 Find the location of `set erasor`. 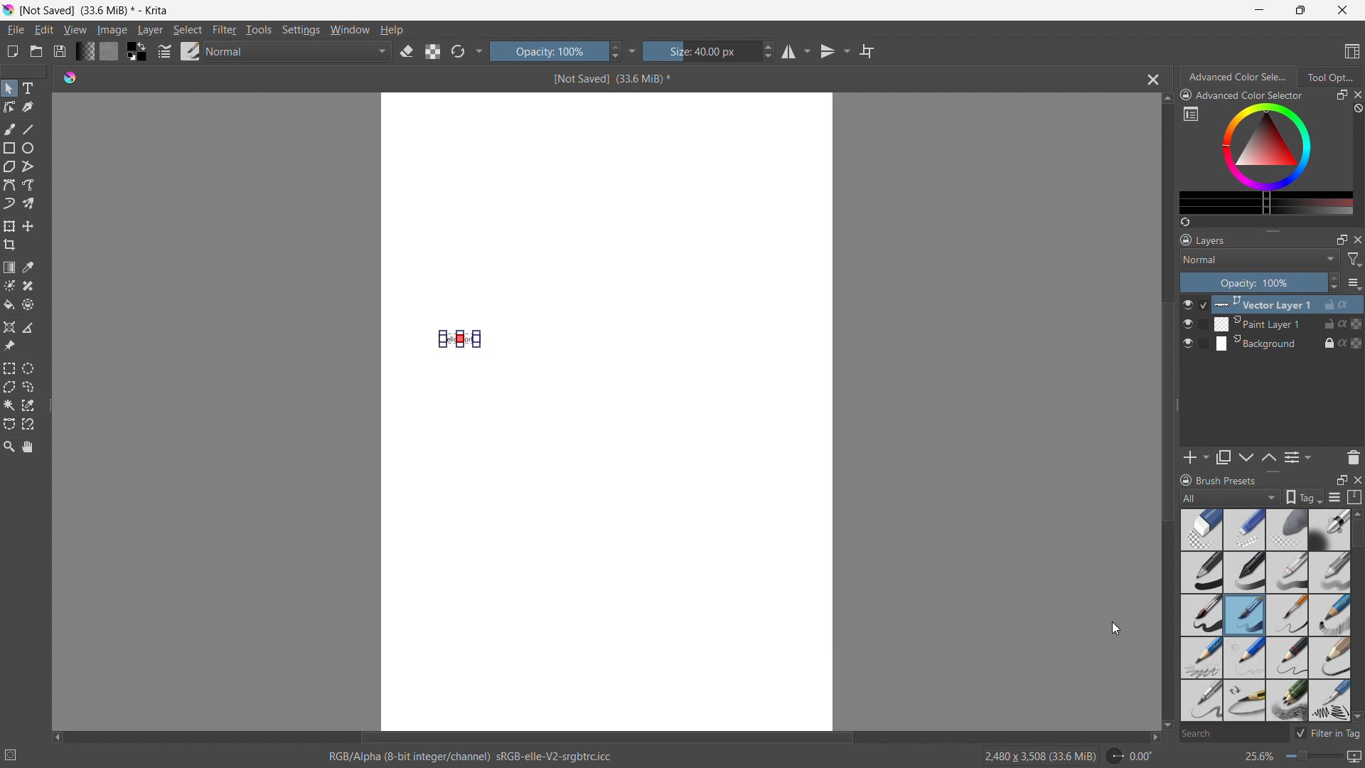

set erasor is located at coordinates (406, 52).